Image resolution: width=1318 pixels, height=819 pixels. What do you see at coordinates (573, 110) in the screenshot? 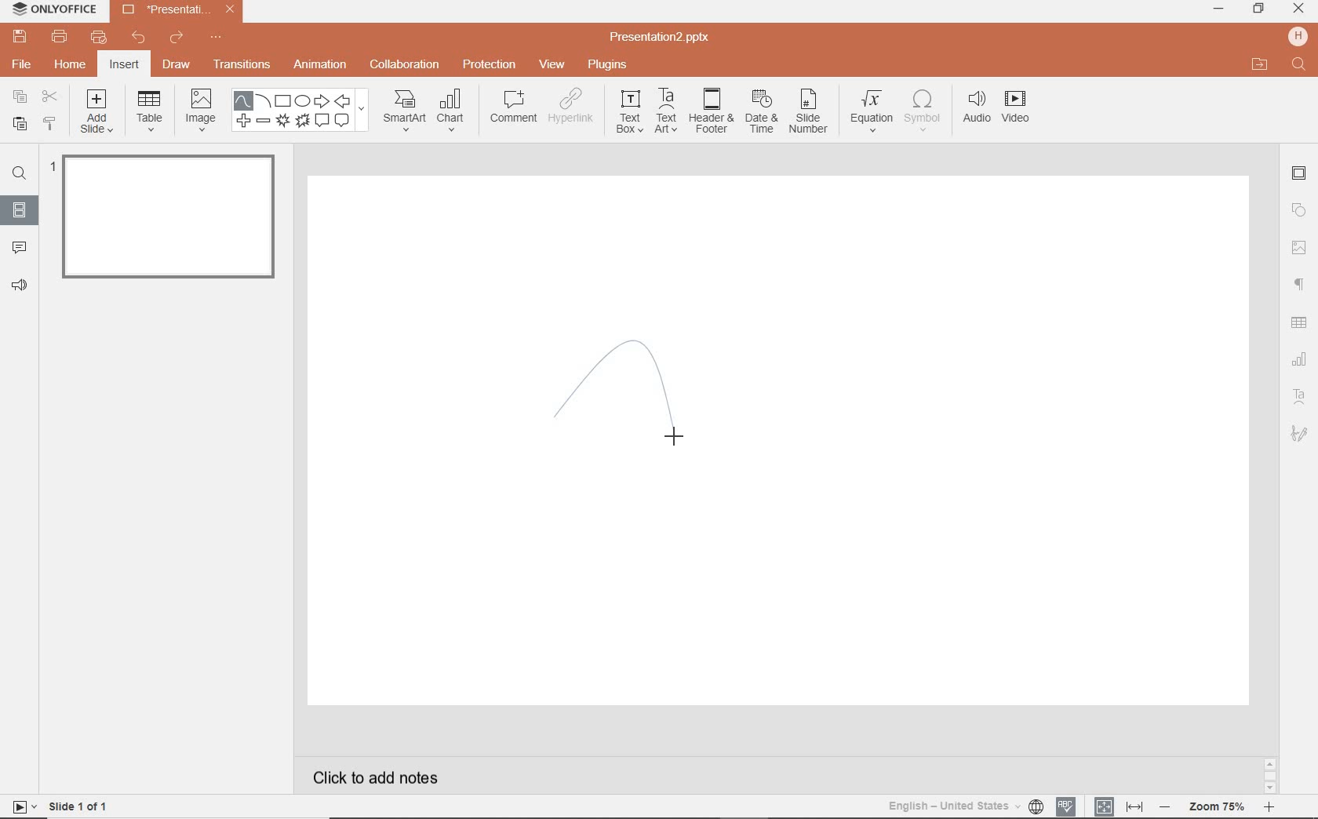
I see `HYPERLINK` at bounding box center [573, 110].